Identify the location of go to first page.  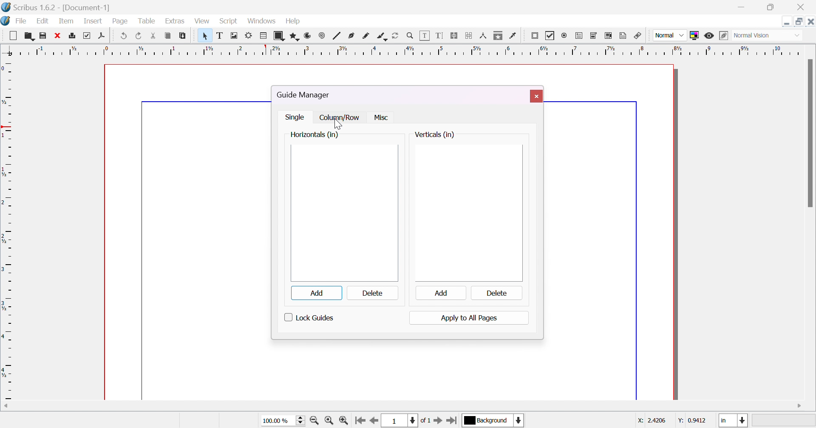
(360, 419).